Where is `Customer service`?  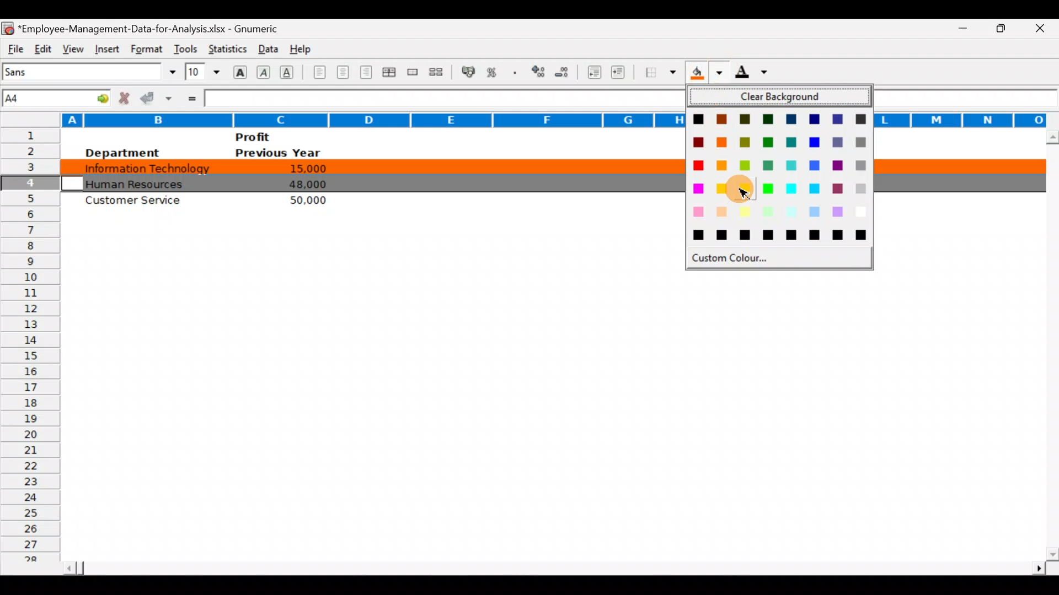 Customer service is located at coordinates (138, 203).